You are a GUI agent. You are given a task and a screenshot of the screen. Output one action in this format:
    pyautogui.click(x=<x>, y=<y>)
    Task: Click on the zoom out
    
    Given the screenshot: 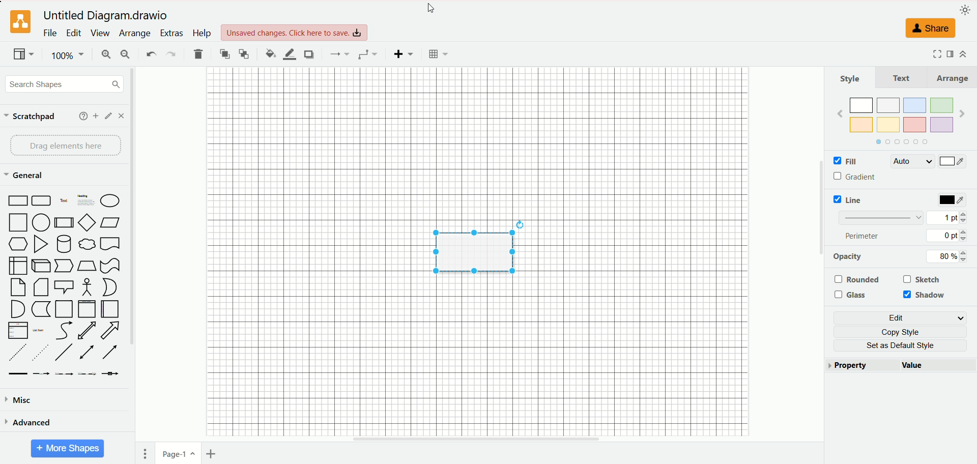 What is the action you would take?
    pyautogui.click(x=126, y=54)
    